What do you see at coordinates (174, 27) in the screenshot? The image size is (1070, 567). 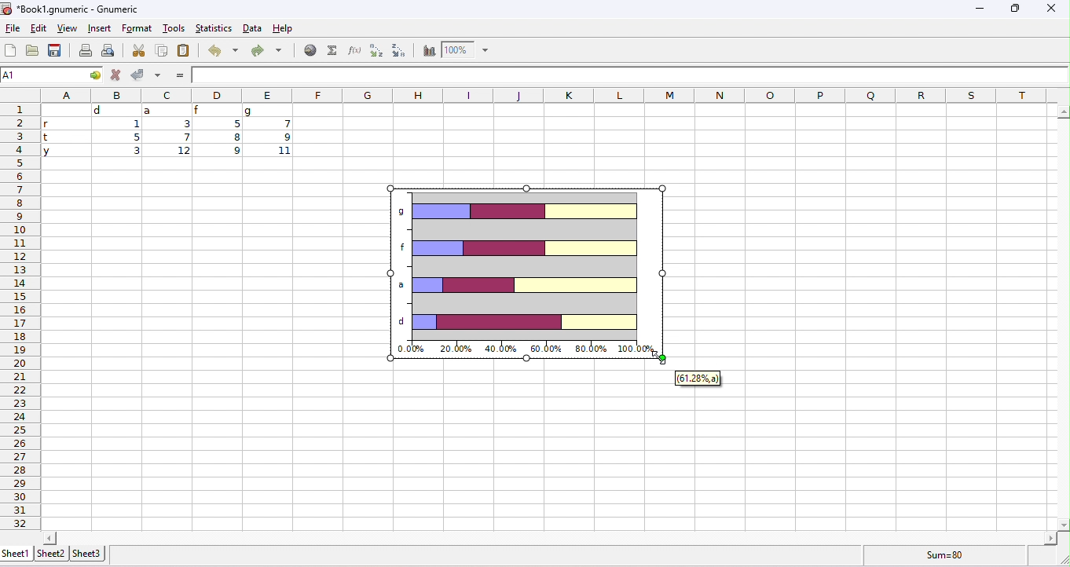 I see `tools` at bounding box center [174, 27].